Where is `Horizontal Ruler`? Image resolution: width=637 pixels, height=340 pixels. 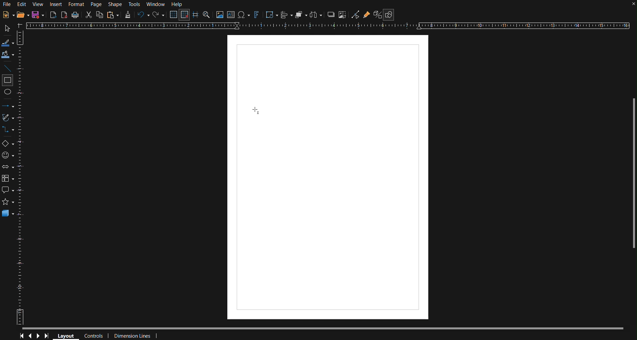
Horizontal Ruler is located at coordinates (327, 25).